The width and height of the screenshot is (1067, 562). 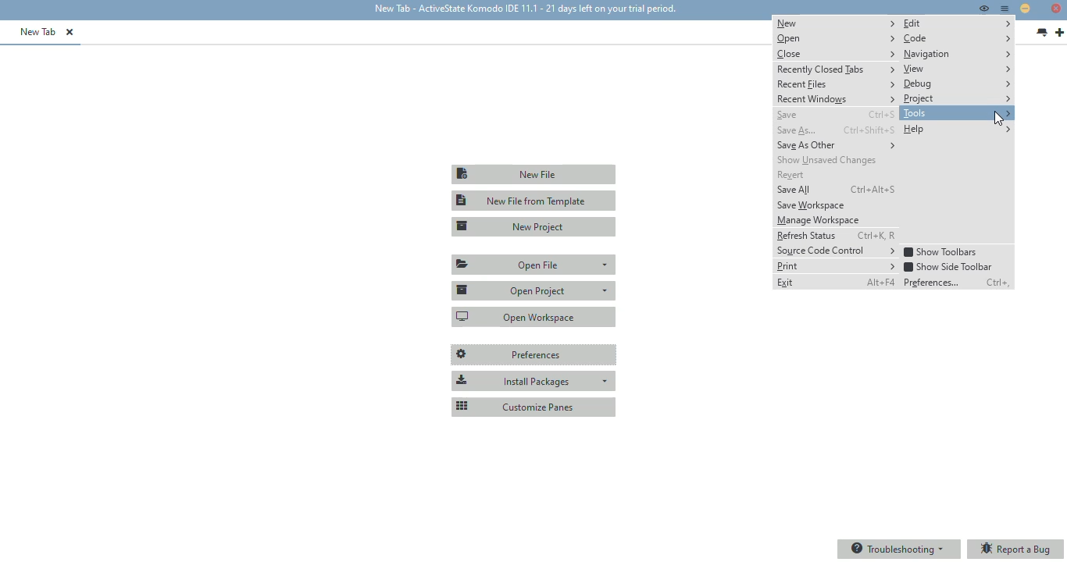 What do you see at coordinates (1025, 8) in the screenshot?
I see `minimize` at bounding box center [1025, 8].